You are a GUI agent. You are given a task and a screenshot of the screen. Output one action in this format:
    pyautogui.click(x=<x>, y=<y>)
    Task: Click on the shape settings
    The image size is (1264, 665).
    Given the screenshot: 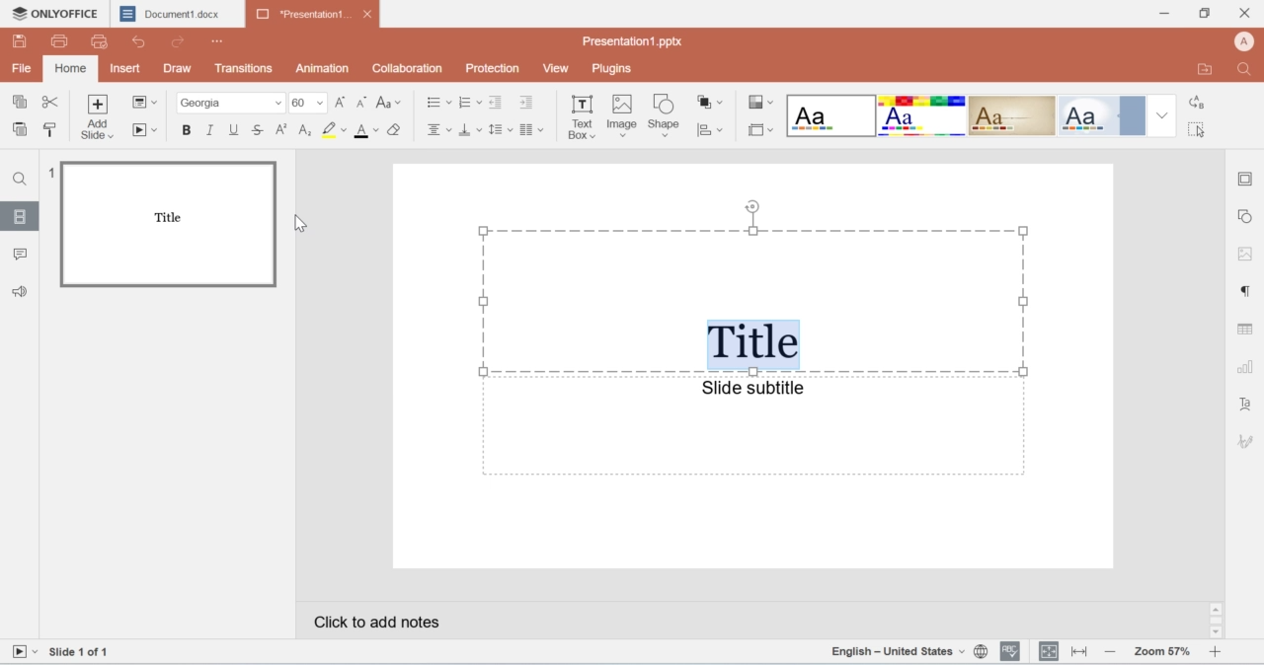 What is the action you would take?
    pyautogui.click(x=1248, y=216)
    